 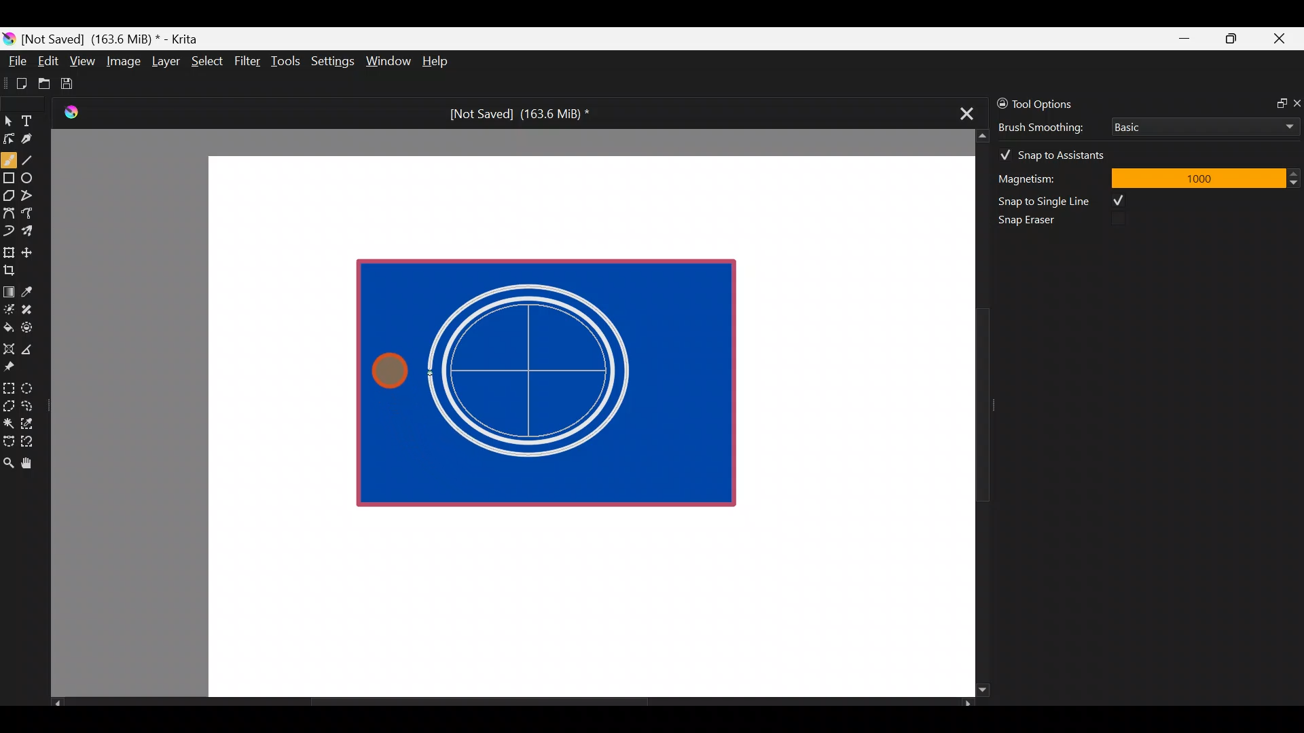 What do you see at coordinates (117, 38) in the screenshot?
I see `[Not Saved] (163.6 MiB) * - Krita` at bounding box center [117, 38].